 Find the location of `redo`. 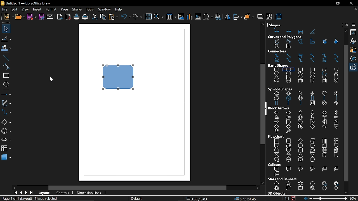

redo is located at coordinates (138, 17).